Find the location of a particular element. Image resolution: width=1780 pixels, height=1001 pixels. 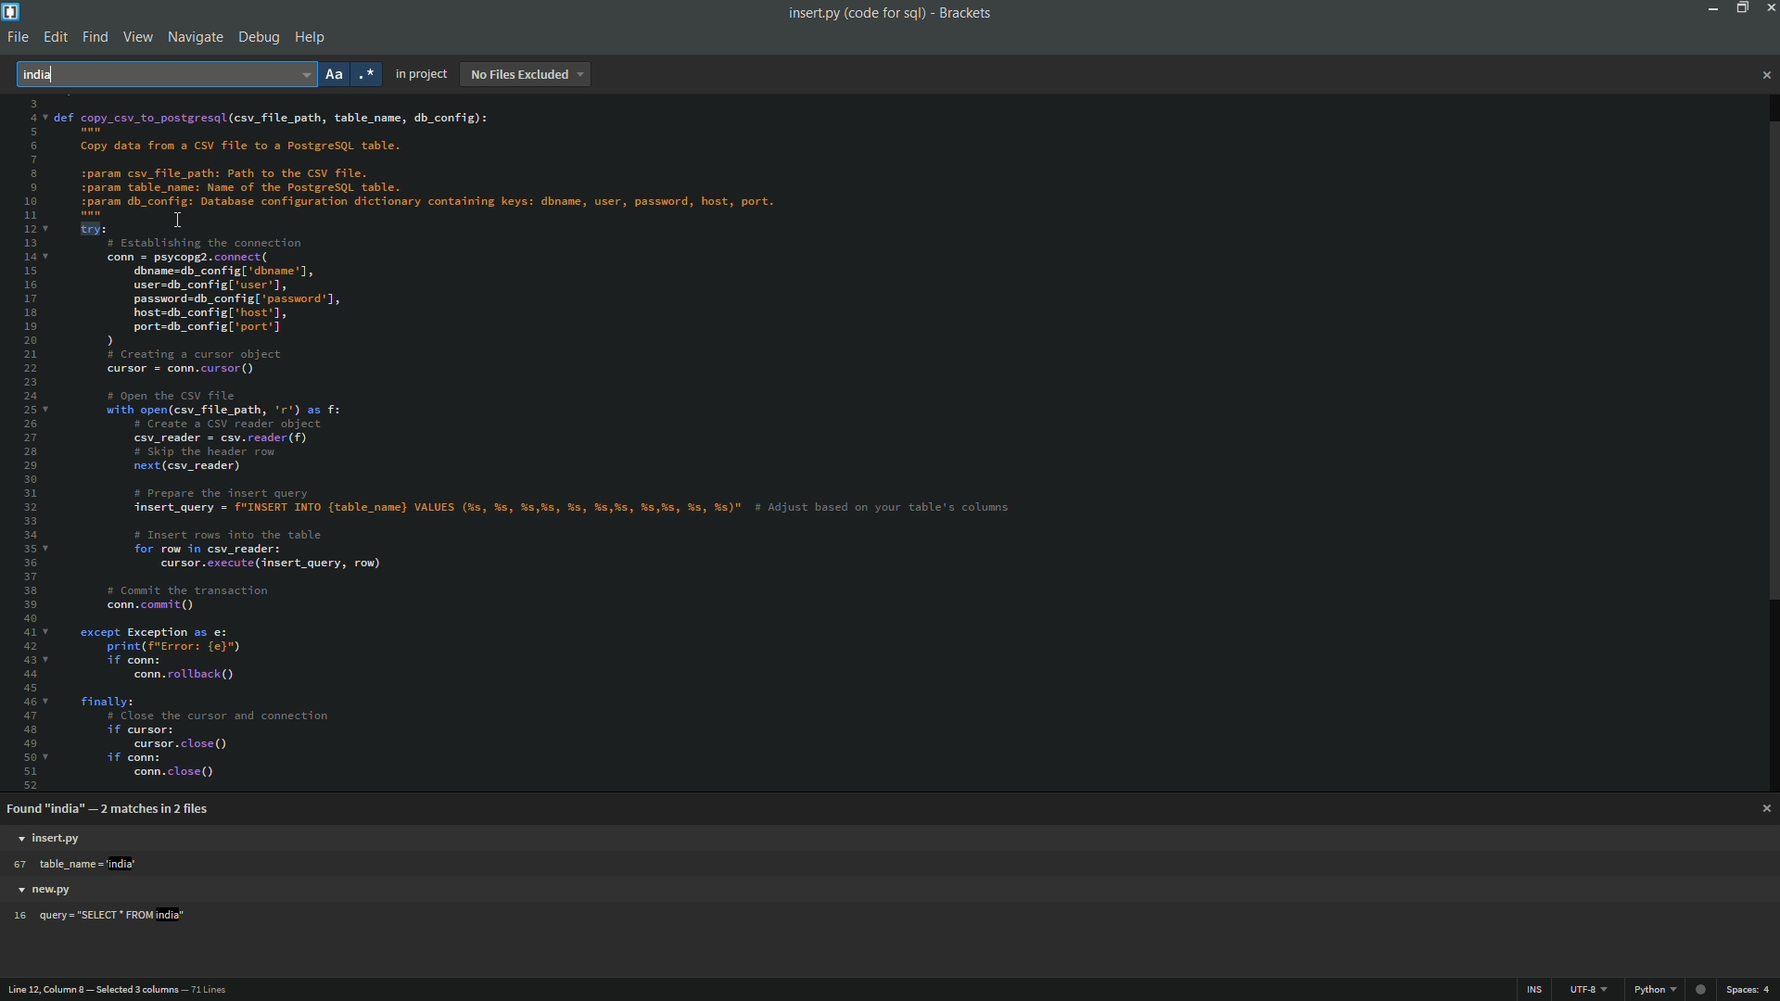

cursor is located at coordinates (179, 222).